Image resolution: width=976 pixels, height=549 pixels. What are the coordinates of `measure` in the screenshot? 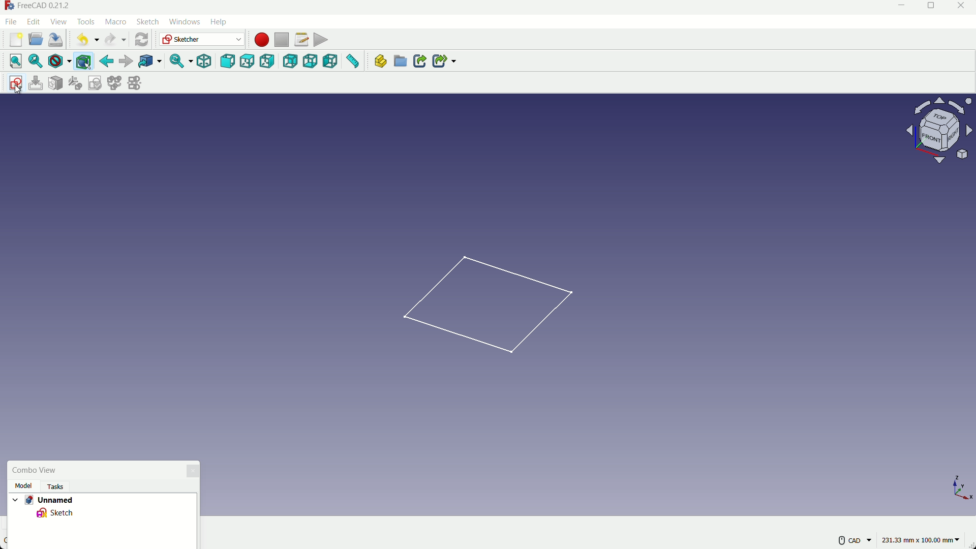 It's located at (352, 61).